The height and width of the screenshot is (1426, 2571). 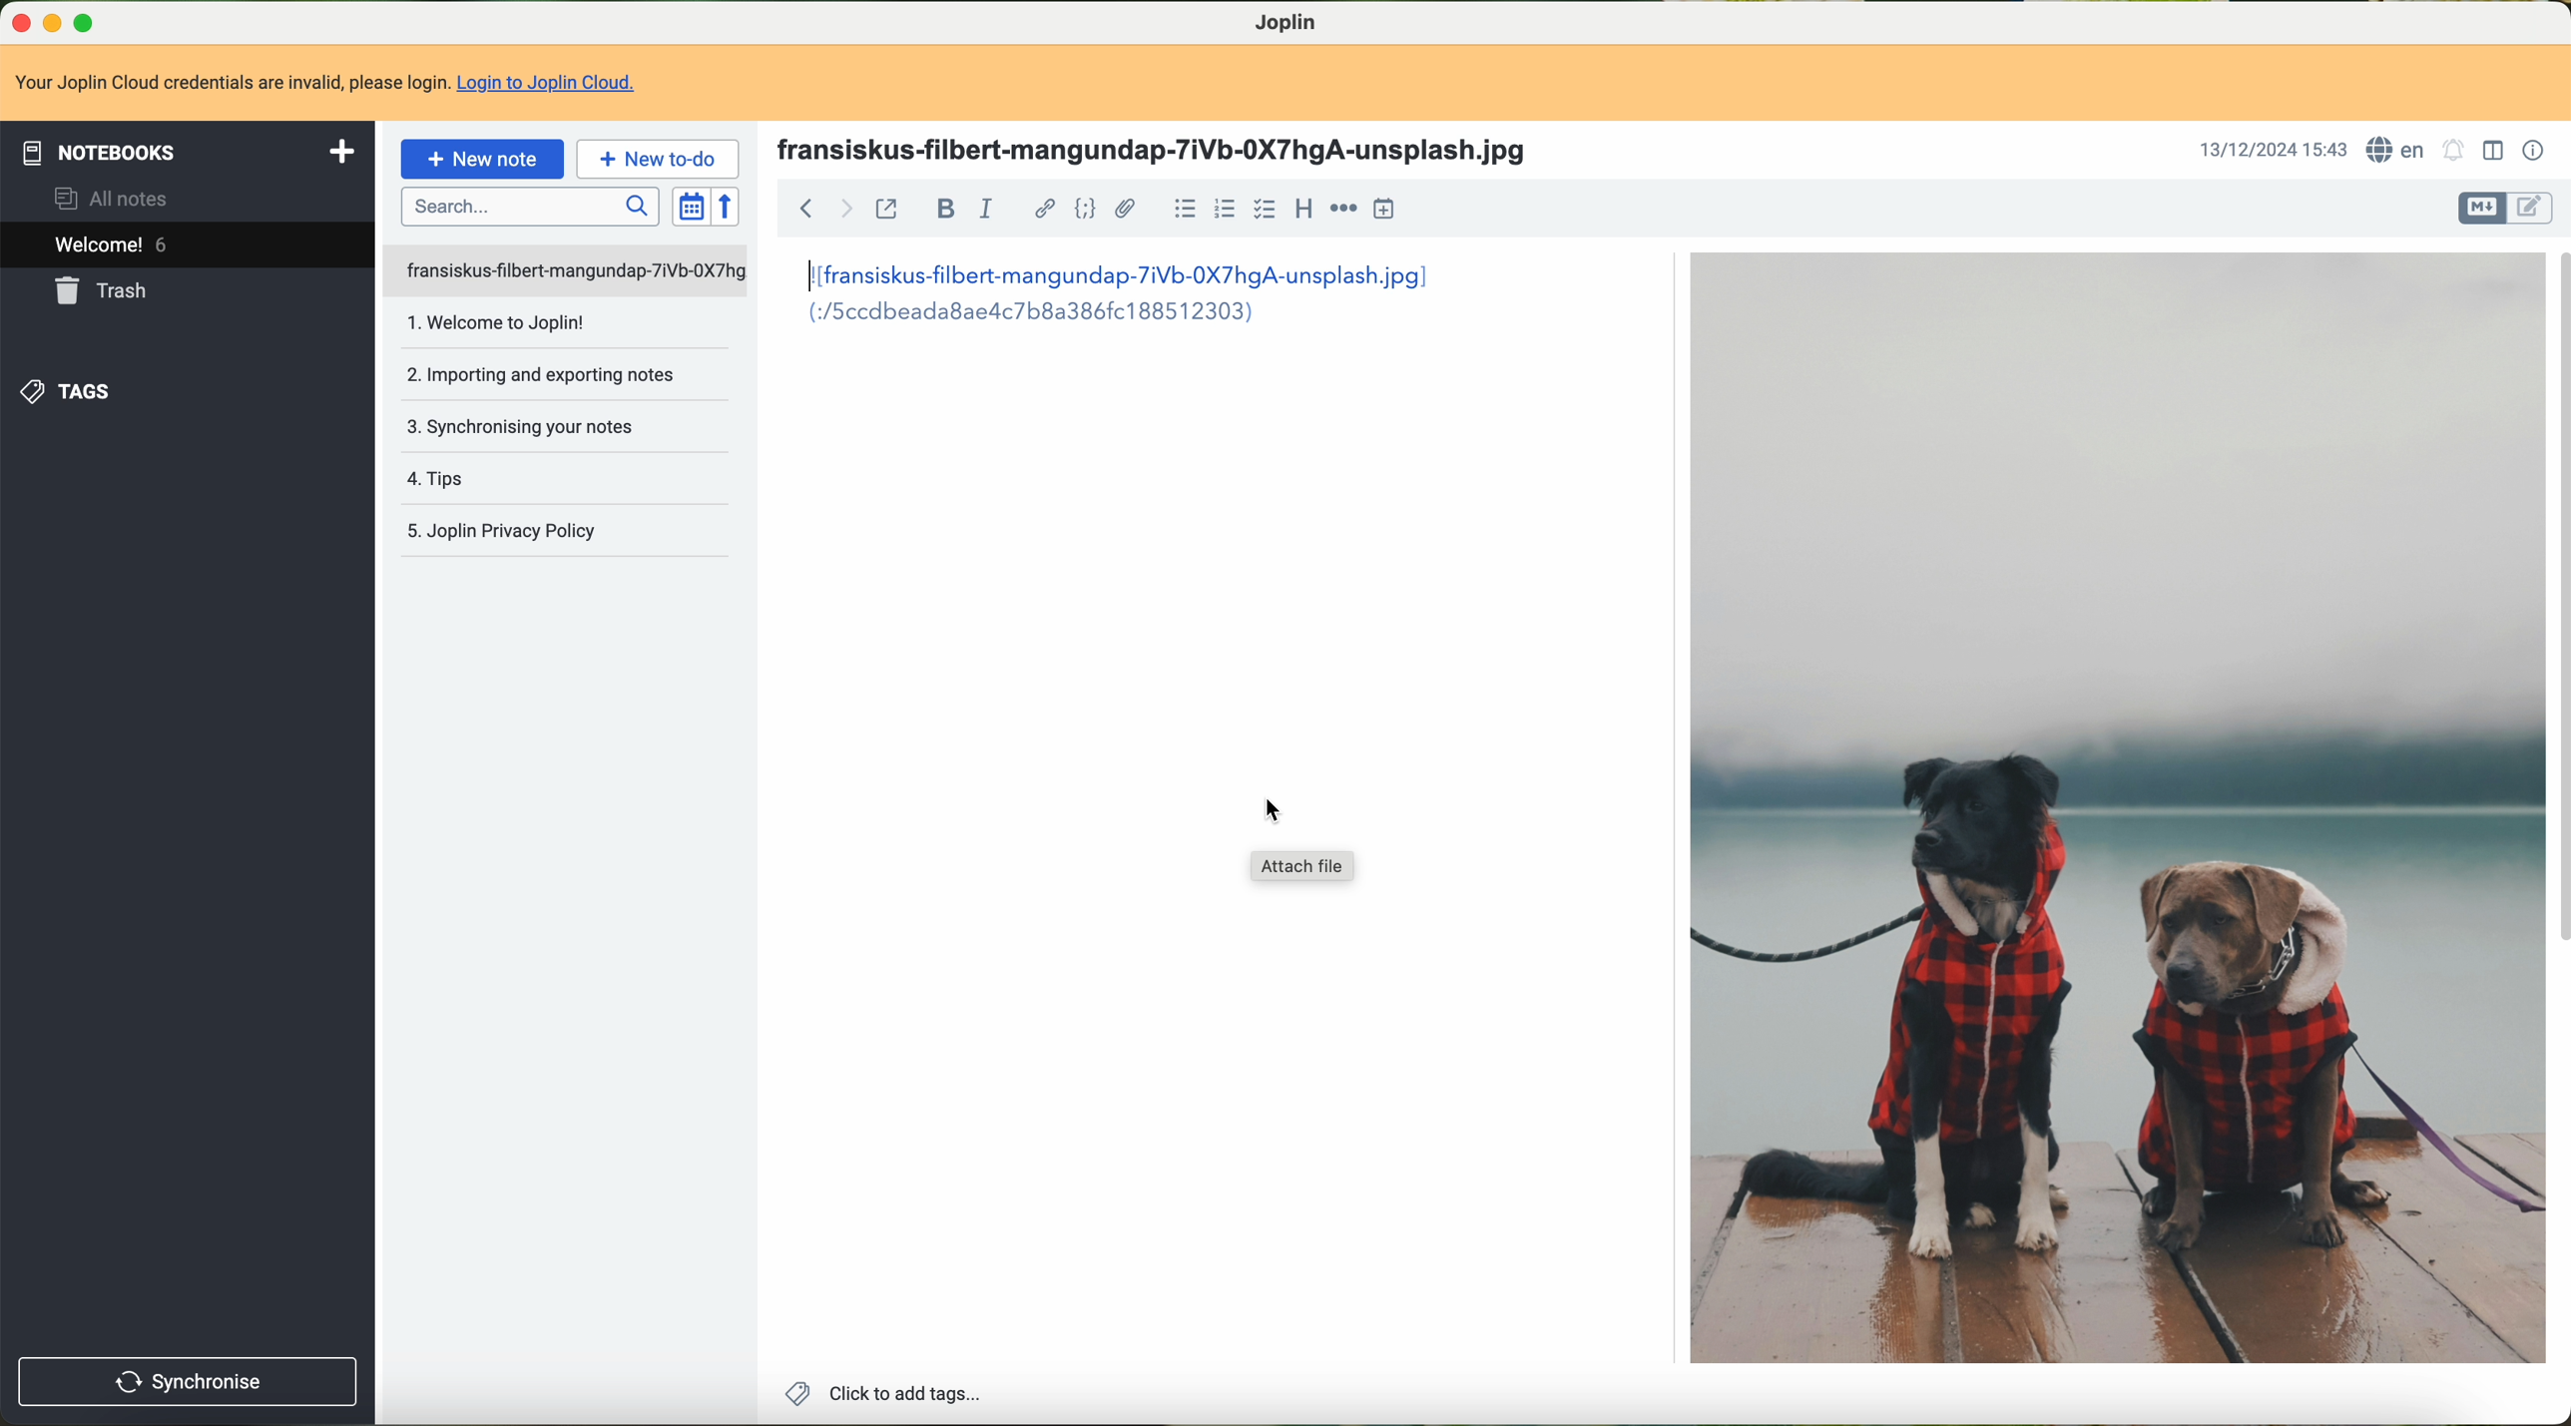 I want to click on toggle editors, so click(x=2534, y=211).